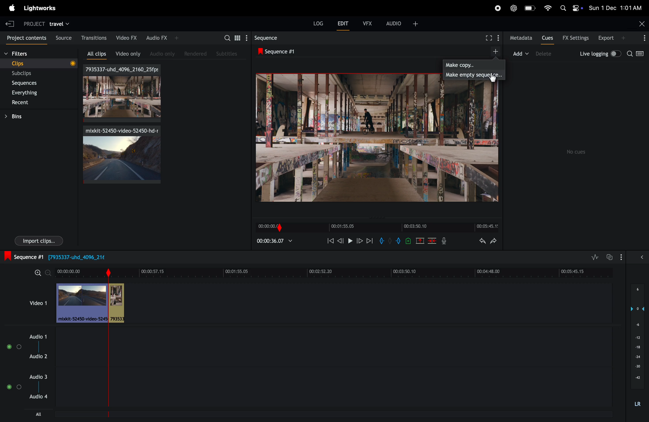 Image resolution: width=649 pixels, height=422 pixels. I want to click on add out, so click(398, 240).